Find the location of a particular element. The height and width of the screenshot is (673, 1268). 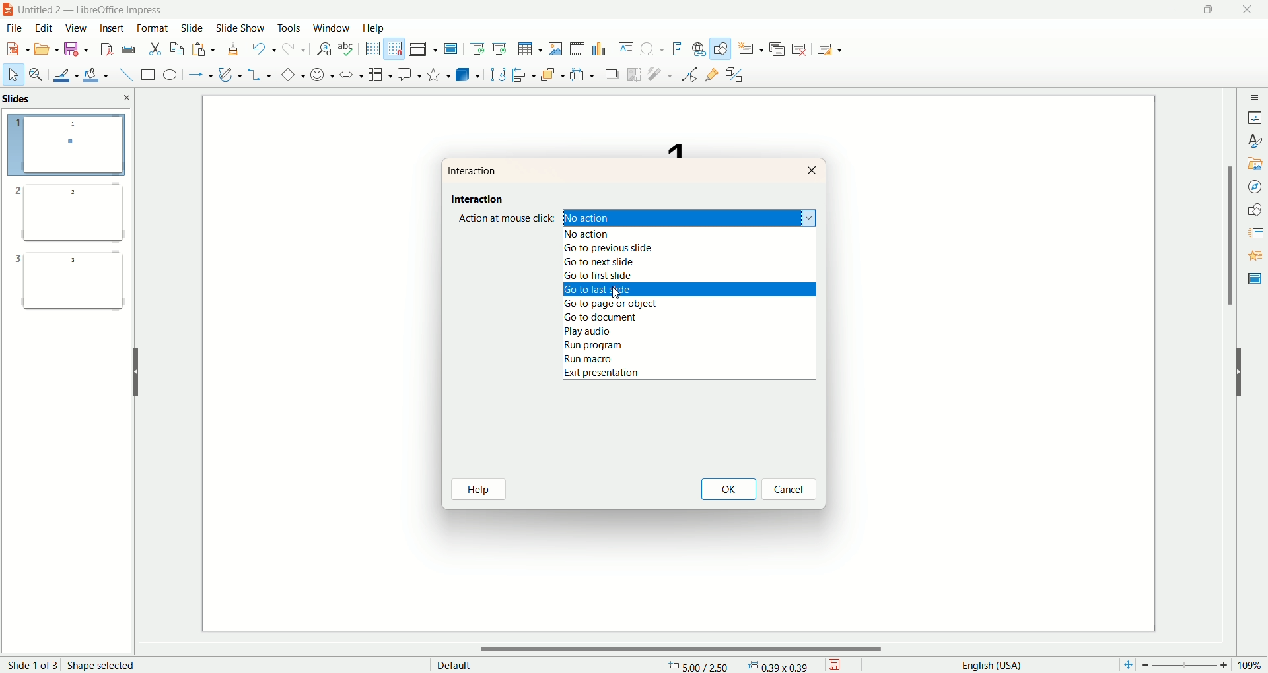

start from first slide is located at coordinates (478, 47).